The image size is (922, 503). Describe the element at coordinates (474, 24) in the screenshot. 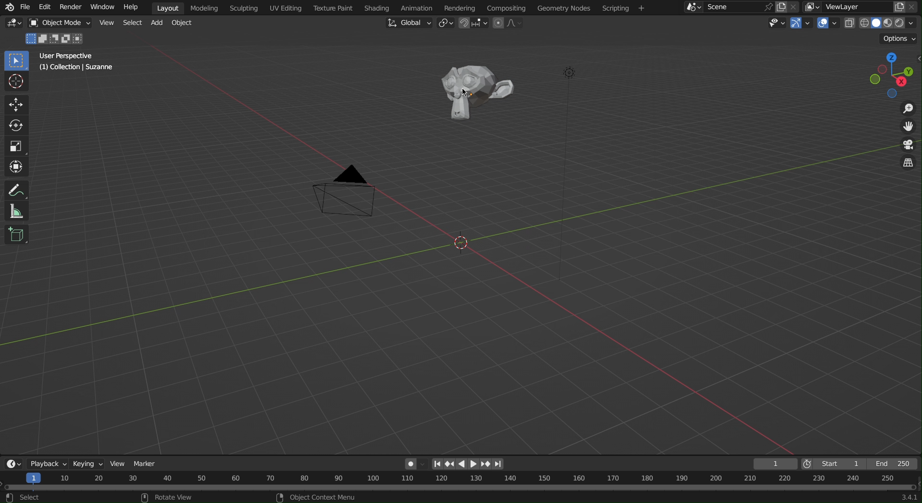

I see `Snap during transform` at that location.